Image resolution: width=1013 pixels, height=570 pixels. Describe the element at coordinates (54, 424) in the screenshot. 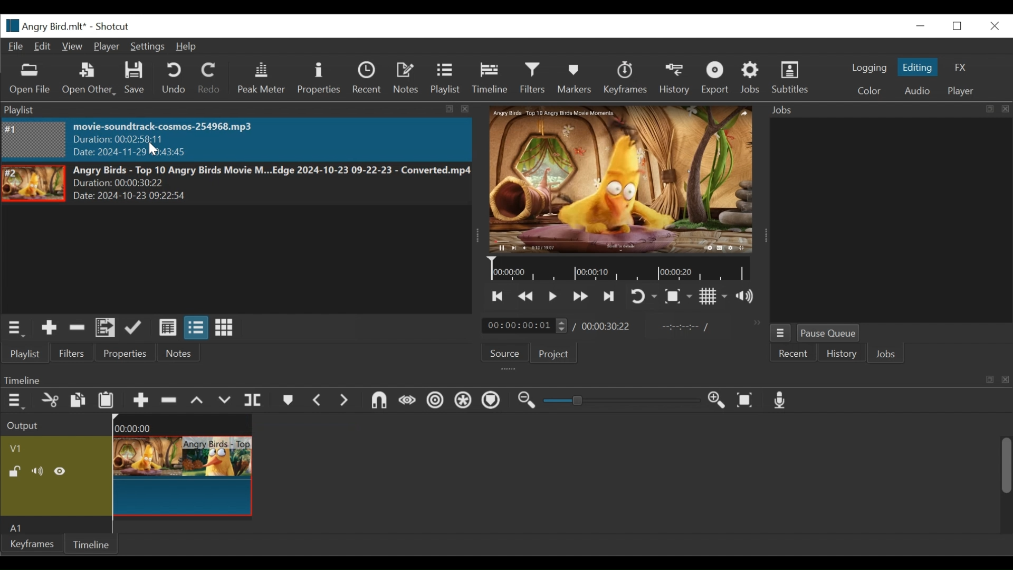

I see `Output` at that location.